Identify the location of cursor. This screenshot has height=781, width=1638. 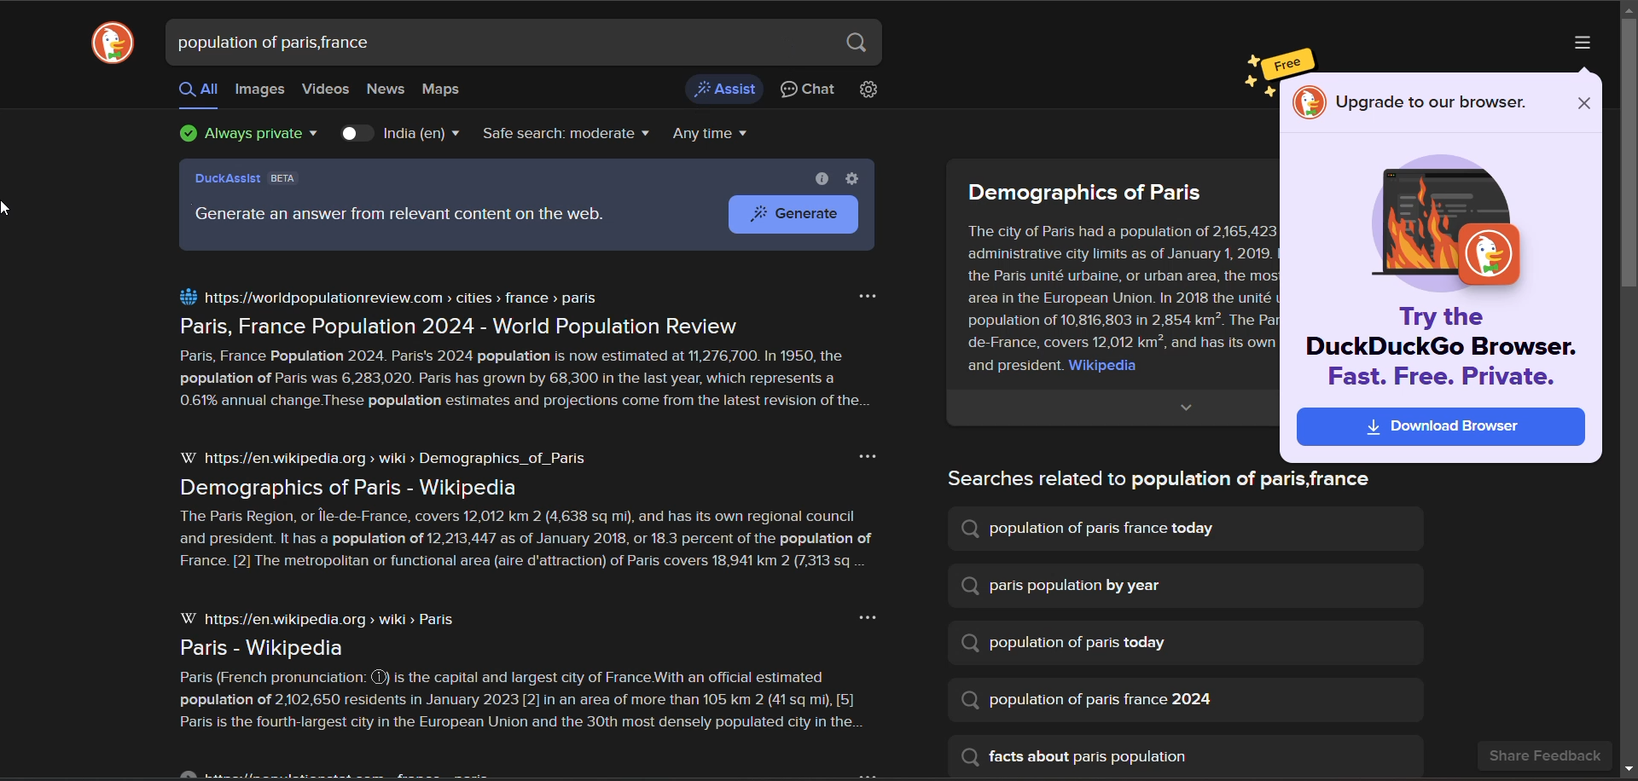
(10, 209).